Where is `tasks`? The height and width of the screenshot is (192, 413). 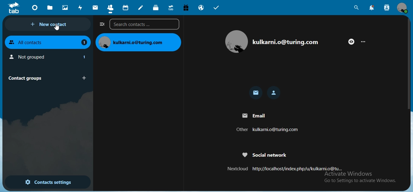
tasks is located at coordinates (216, 8).